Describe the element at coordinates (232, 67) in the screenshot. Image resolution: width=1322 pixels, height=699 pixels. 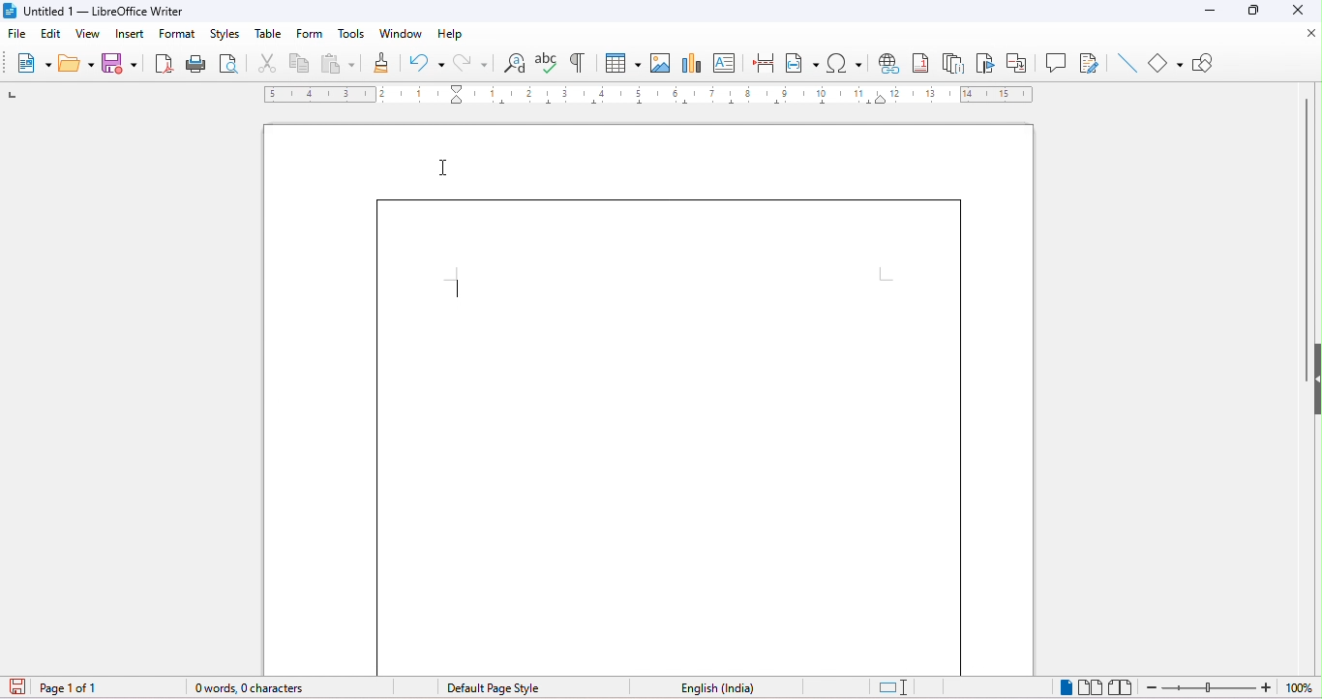
I see `print preview` at that location.